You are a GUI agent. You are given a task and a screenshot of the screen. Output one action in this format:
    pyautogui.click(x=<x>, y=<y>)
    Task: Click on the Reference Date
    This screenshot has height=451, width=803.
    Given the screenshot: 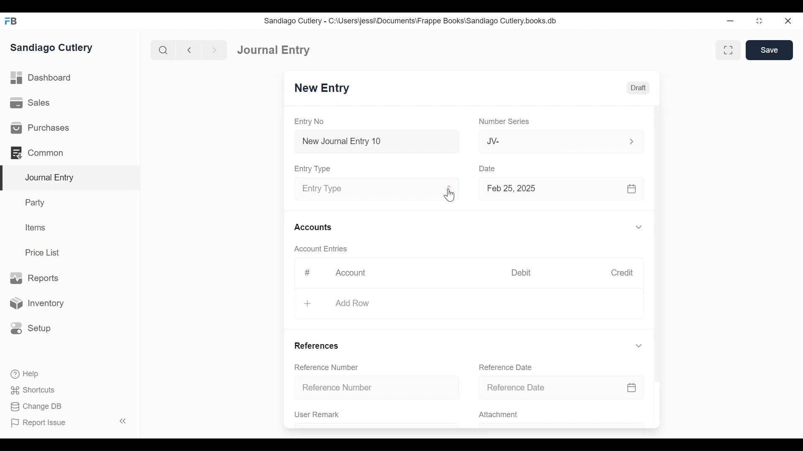 What is the action you would take?
    pyautogui.click(x=508, y=367)
    